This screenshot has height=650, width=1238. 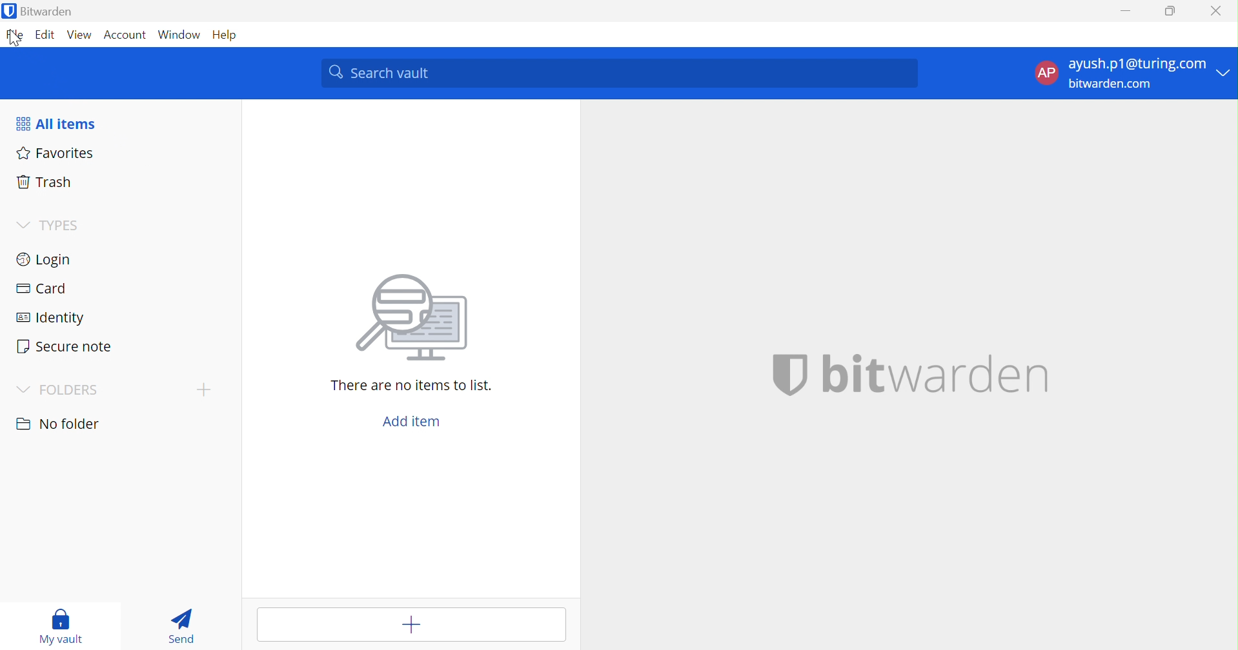 I want to click on Drop Down, so click(x=22, y=391).